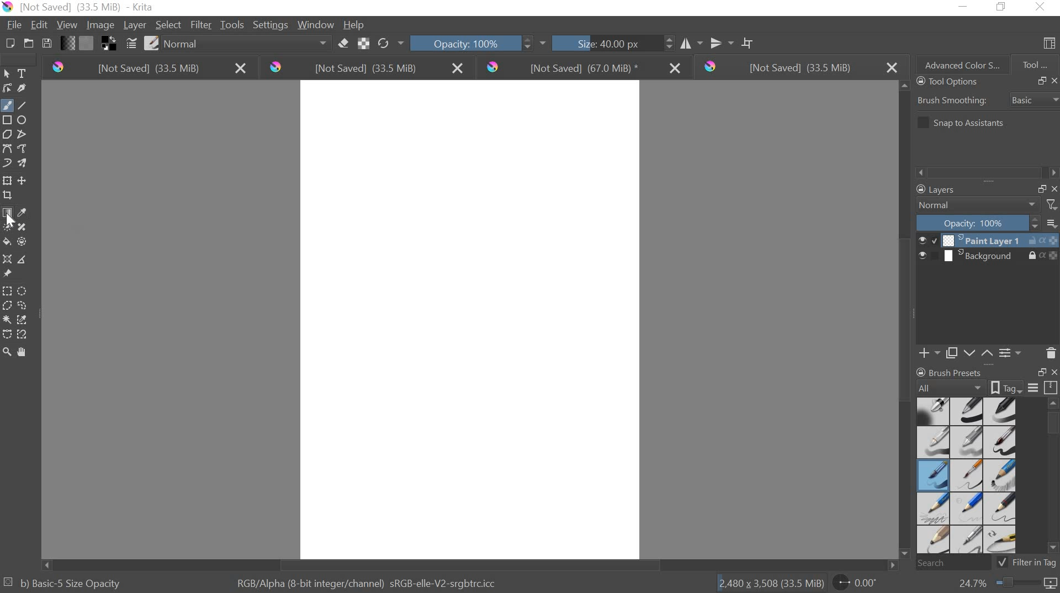 This screenshot has height=593, width=1060. I want to click on RESTORE DOWN, so click(1041, 81).